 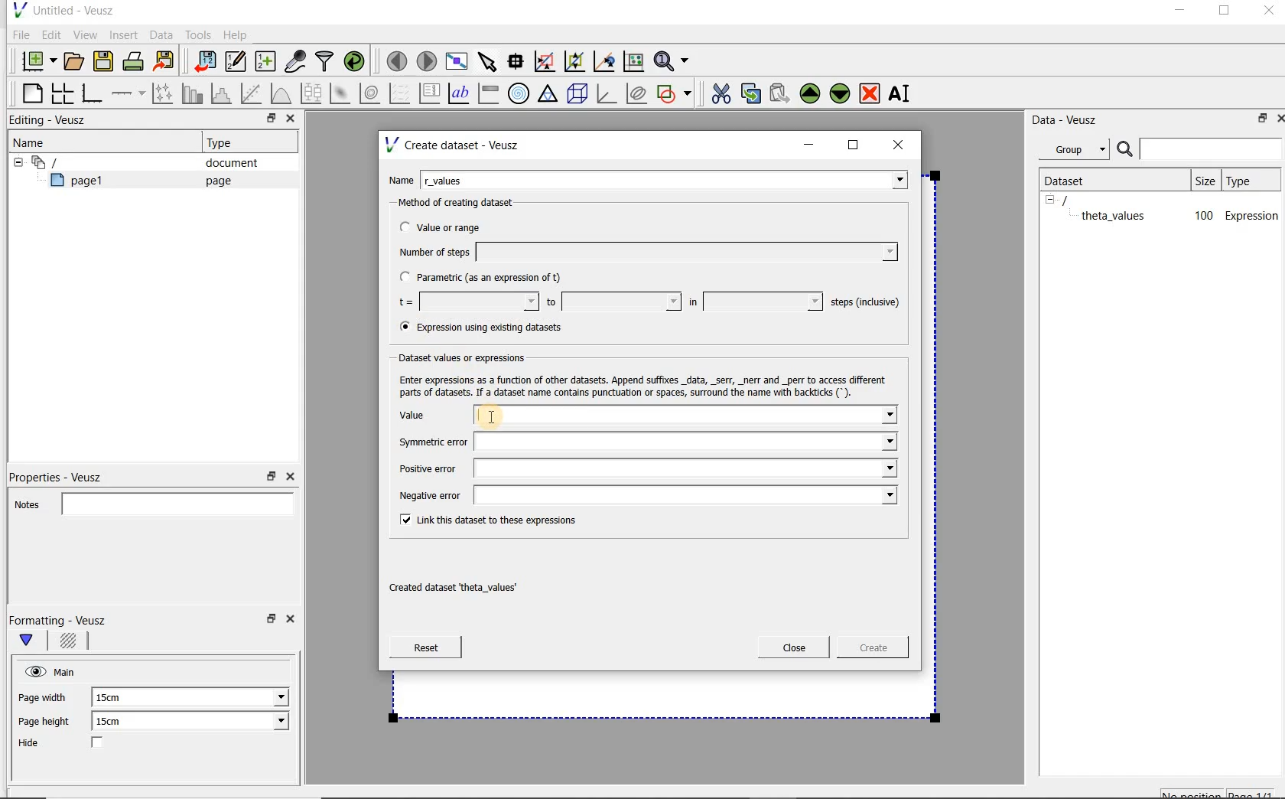 I want to click on rename the selected widget, so click(x=903, y=93).